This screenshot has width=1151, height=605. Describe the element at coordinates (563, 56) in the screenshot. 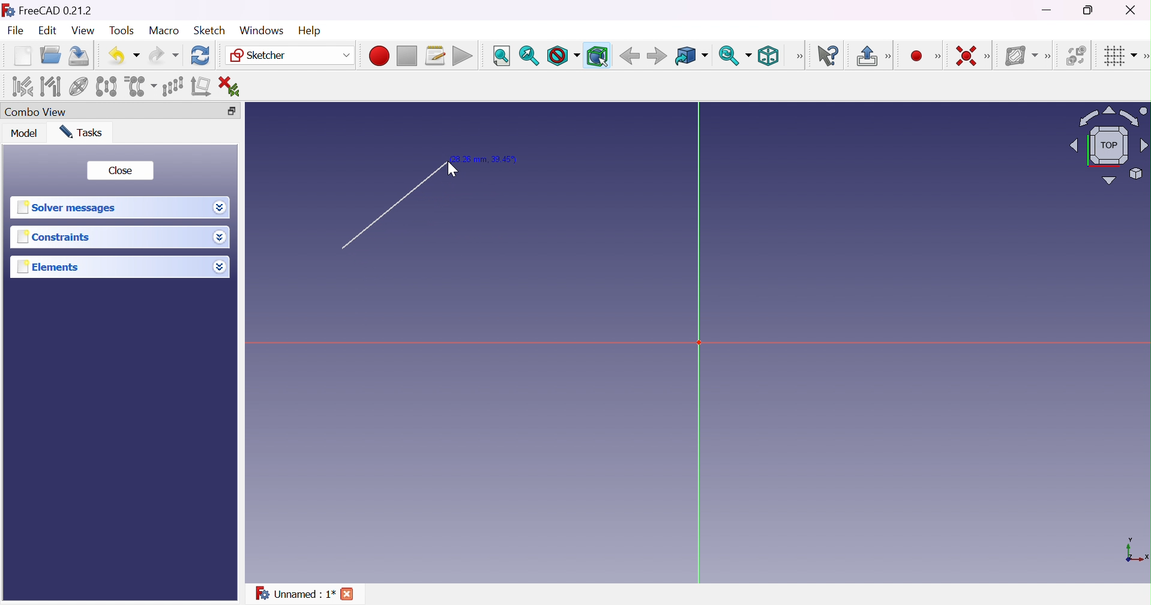

I see `Draw style` at that location.